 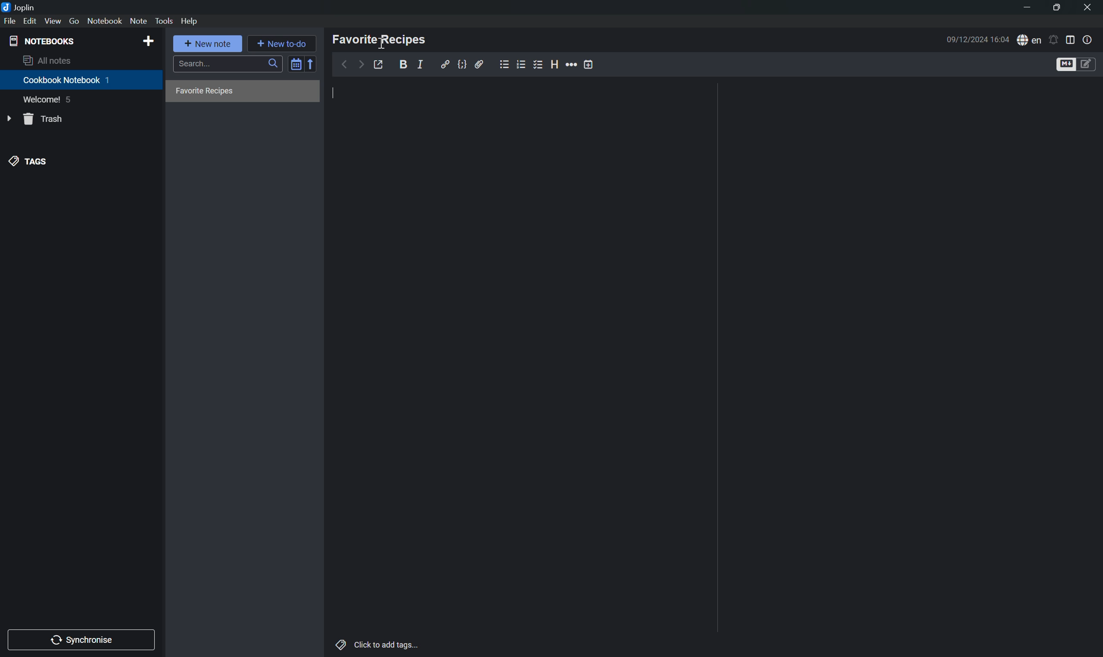 What do you see at coordinates (1077, 64) in the screenshot?
I see `Toggle editors` at bounding box center [1077, 64].